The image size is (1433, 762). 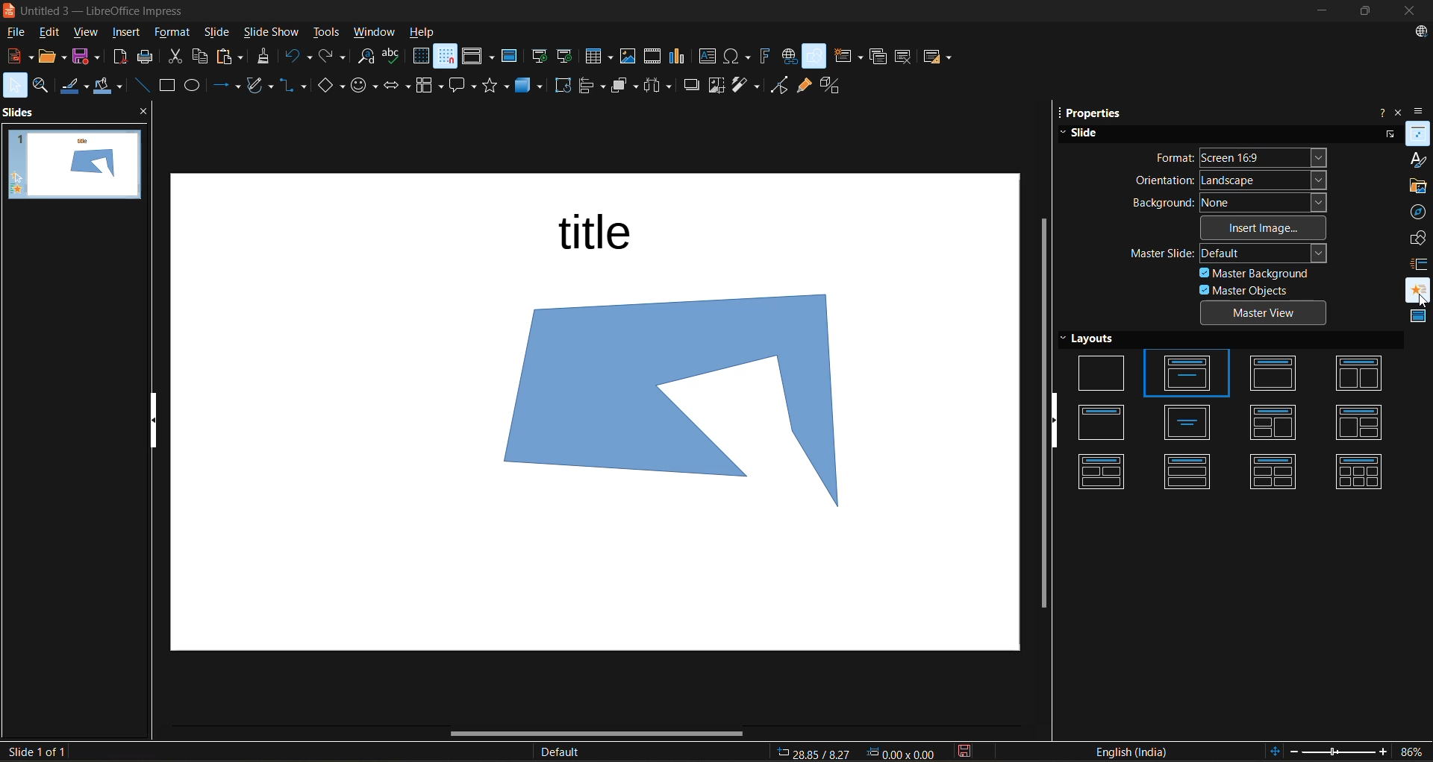 I want to click on orientations, so click(x=1231, y=180).